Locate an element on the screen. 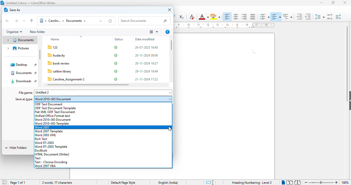 The width and height of the screenshot is (351, 185). word 2010-365 template is located at coordinates (52, 124).